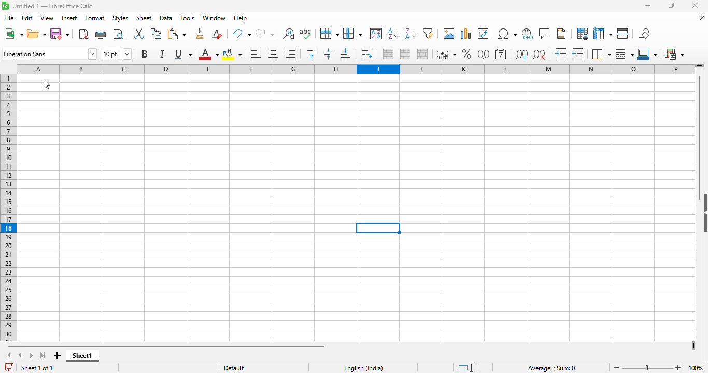  I want to click on print, so click(102, 34).